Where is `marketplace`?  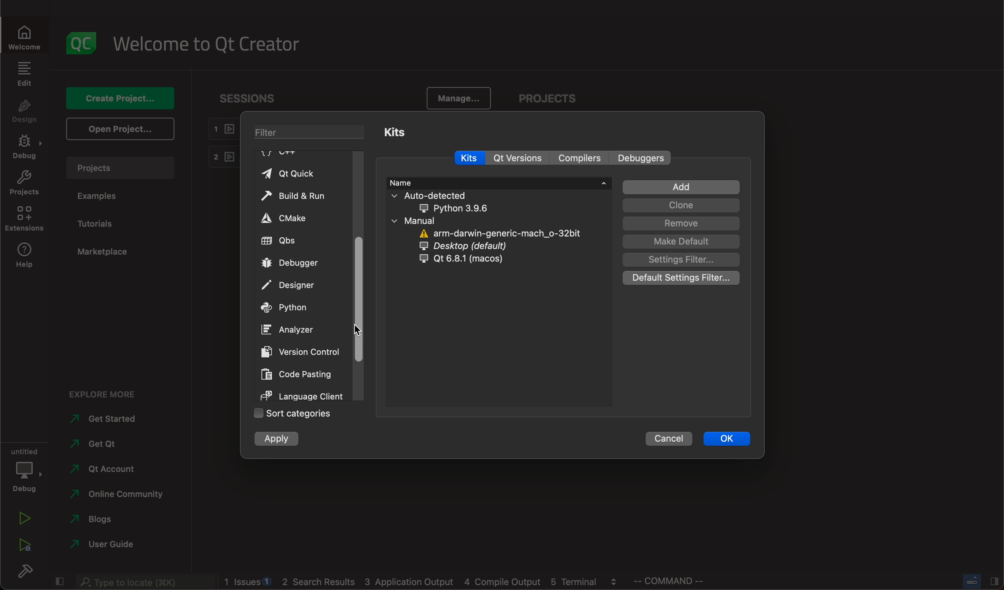 marketplace is located at coordinates (107, 253).